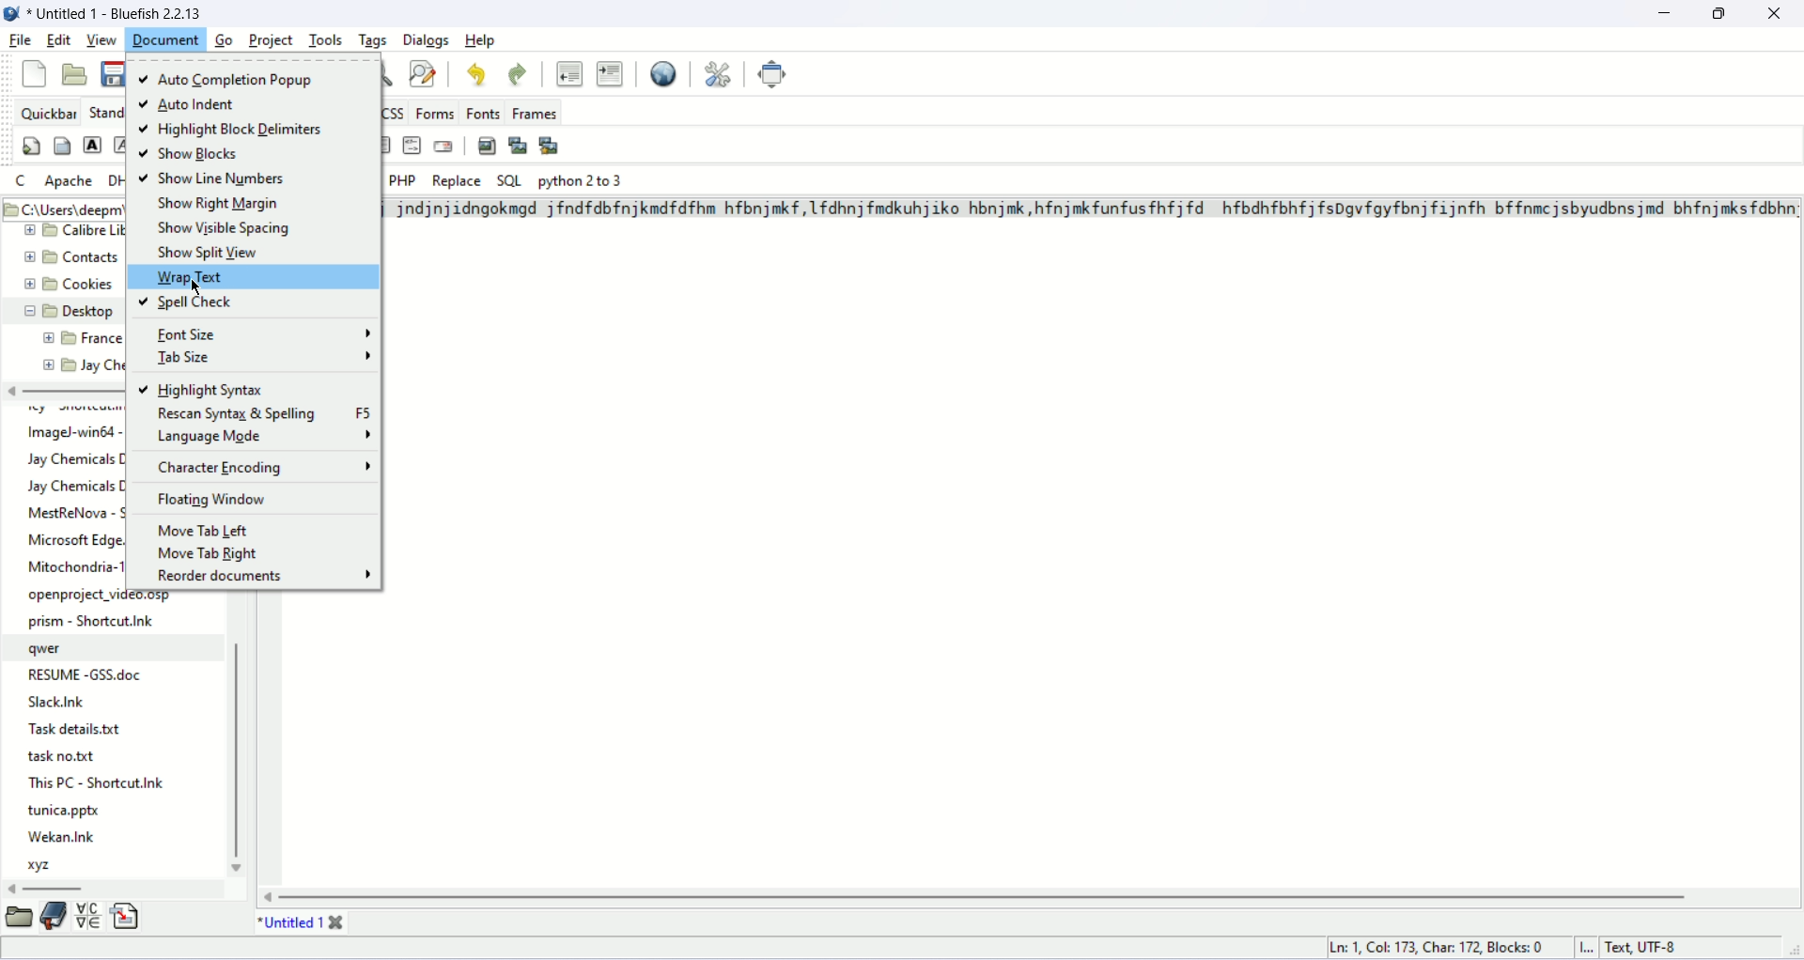  Describe the element at coordinates (96, 782) in the screenshot. I see `This PC - Shortcut.Ink` at that location.